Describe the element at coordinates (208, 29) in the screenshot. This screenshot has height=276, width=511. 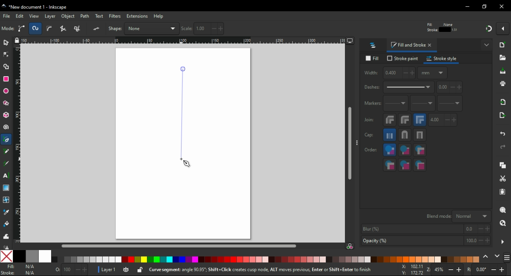
I see `horizontal coordinates` at that location.